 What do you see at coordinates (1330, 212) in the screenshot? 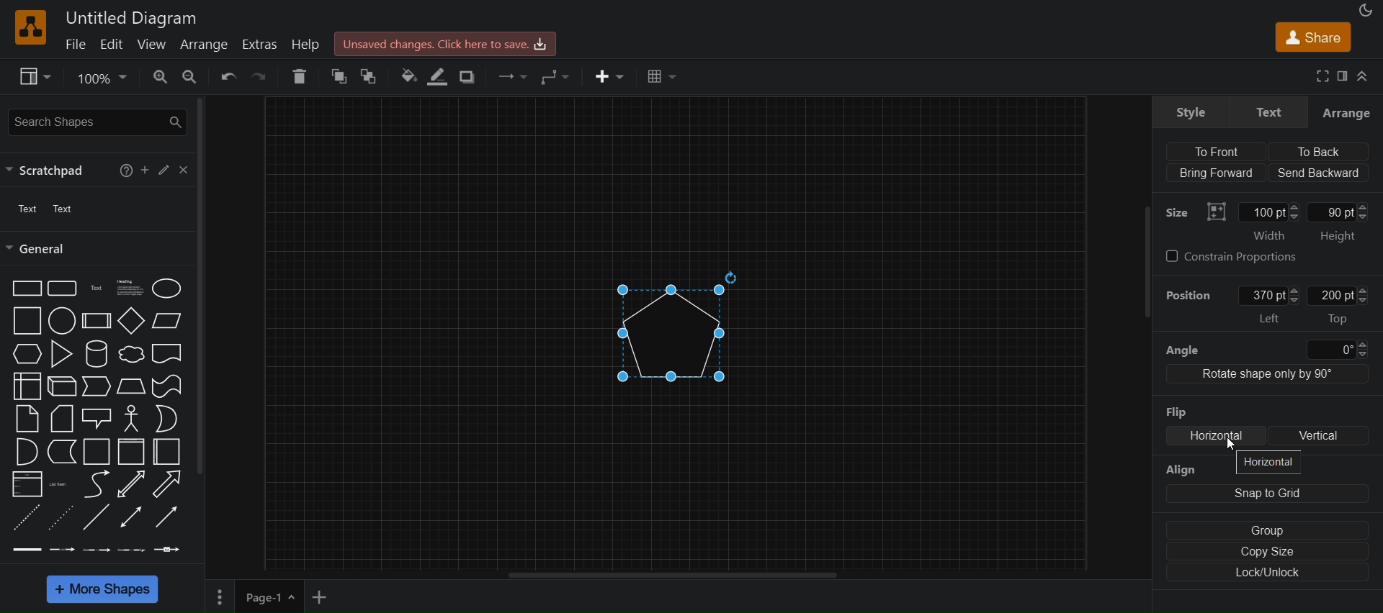
I see `Manually input height` at bounding box center [1330, 212].